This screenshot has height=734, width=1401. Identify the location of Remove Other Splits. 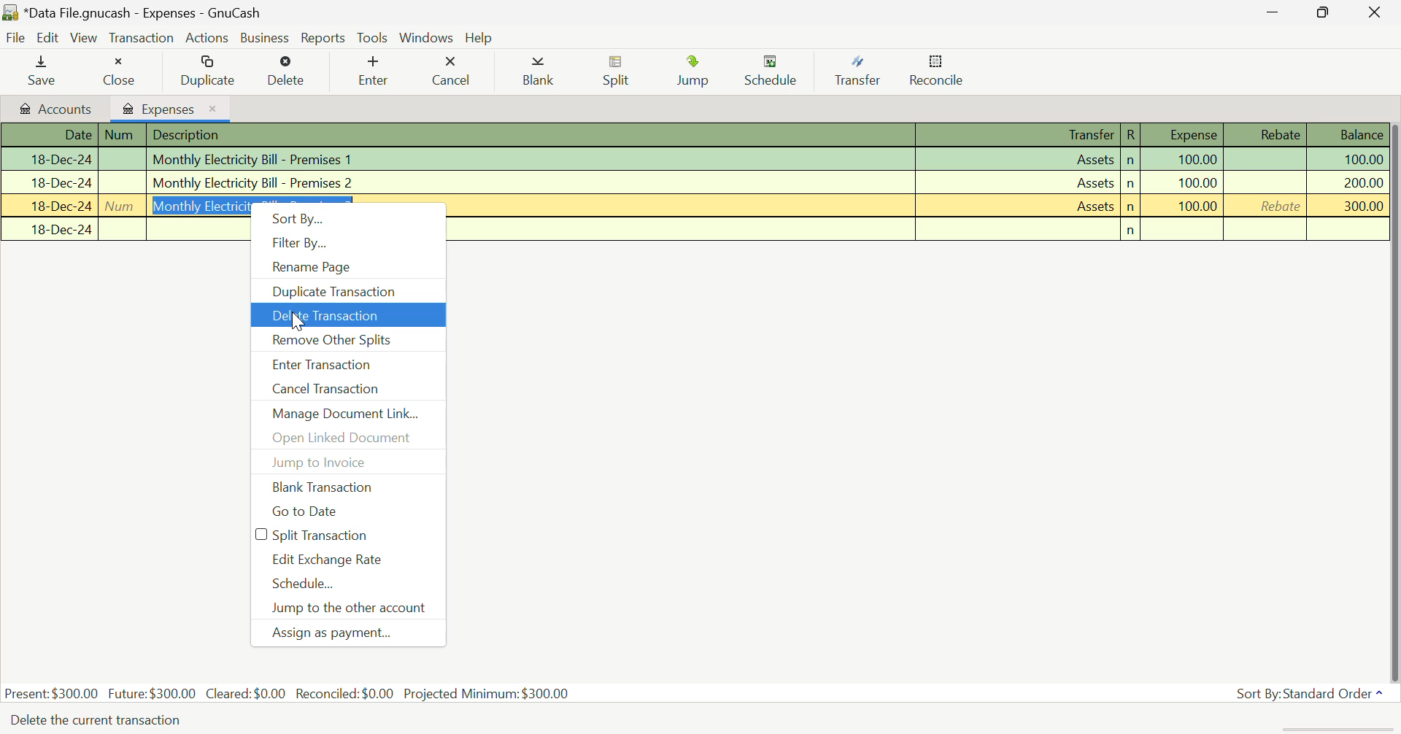
(347, 340).